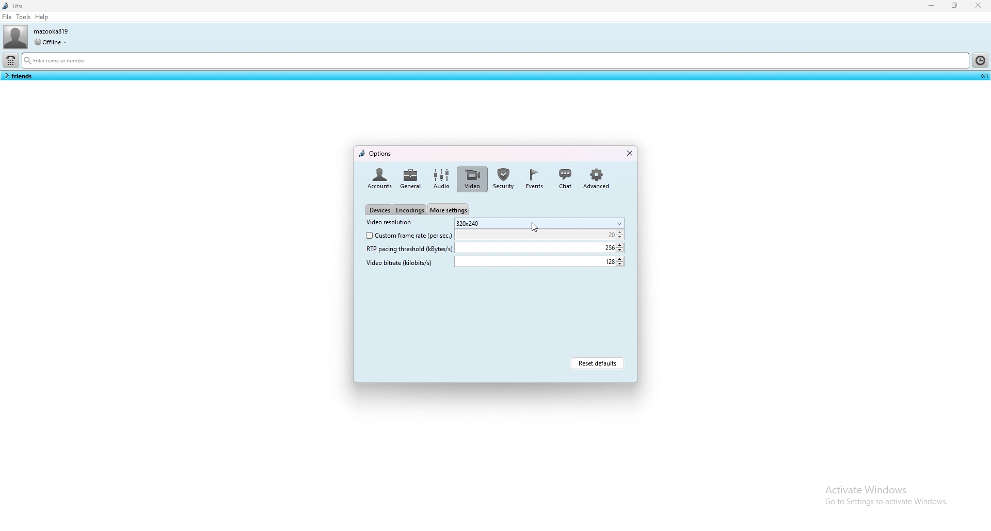 This screenshot has height=531, width=991. I want to click on Events, so click(534, 178).